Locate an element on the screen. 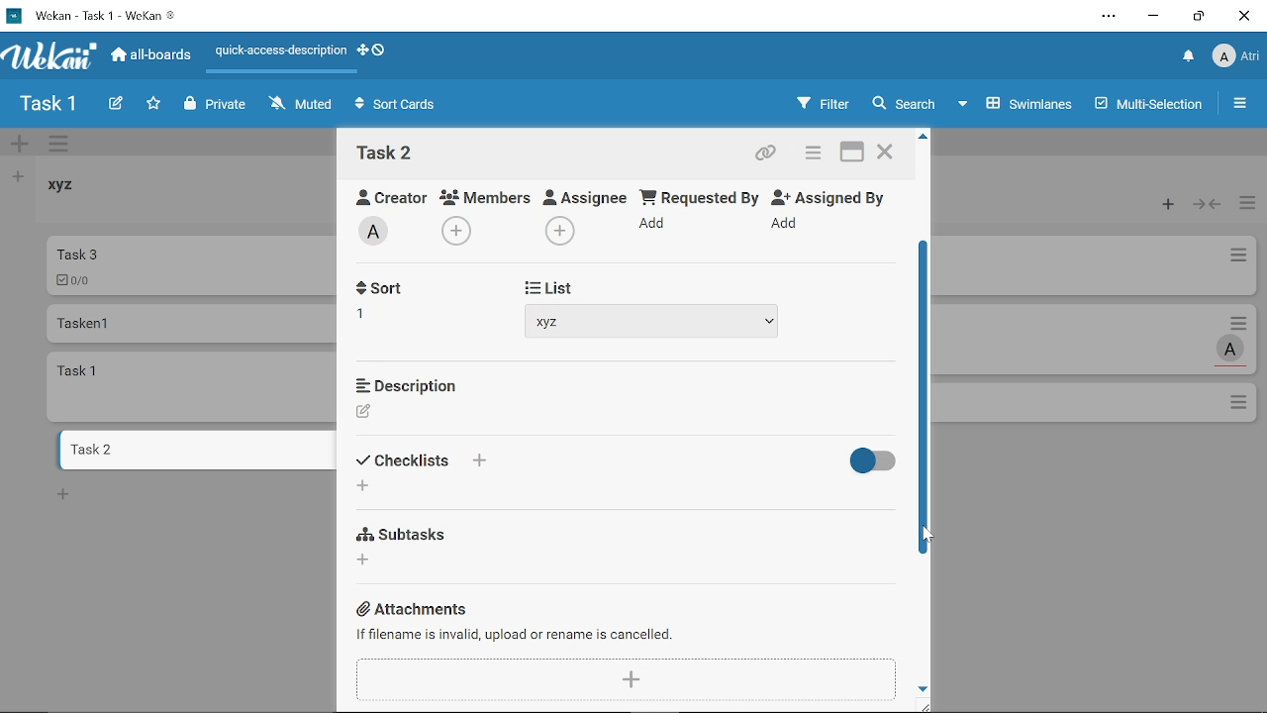 The width and height of the screenshot is (1267, 713). Creator is located at coordinates (364, 412).